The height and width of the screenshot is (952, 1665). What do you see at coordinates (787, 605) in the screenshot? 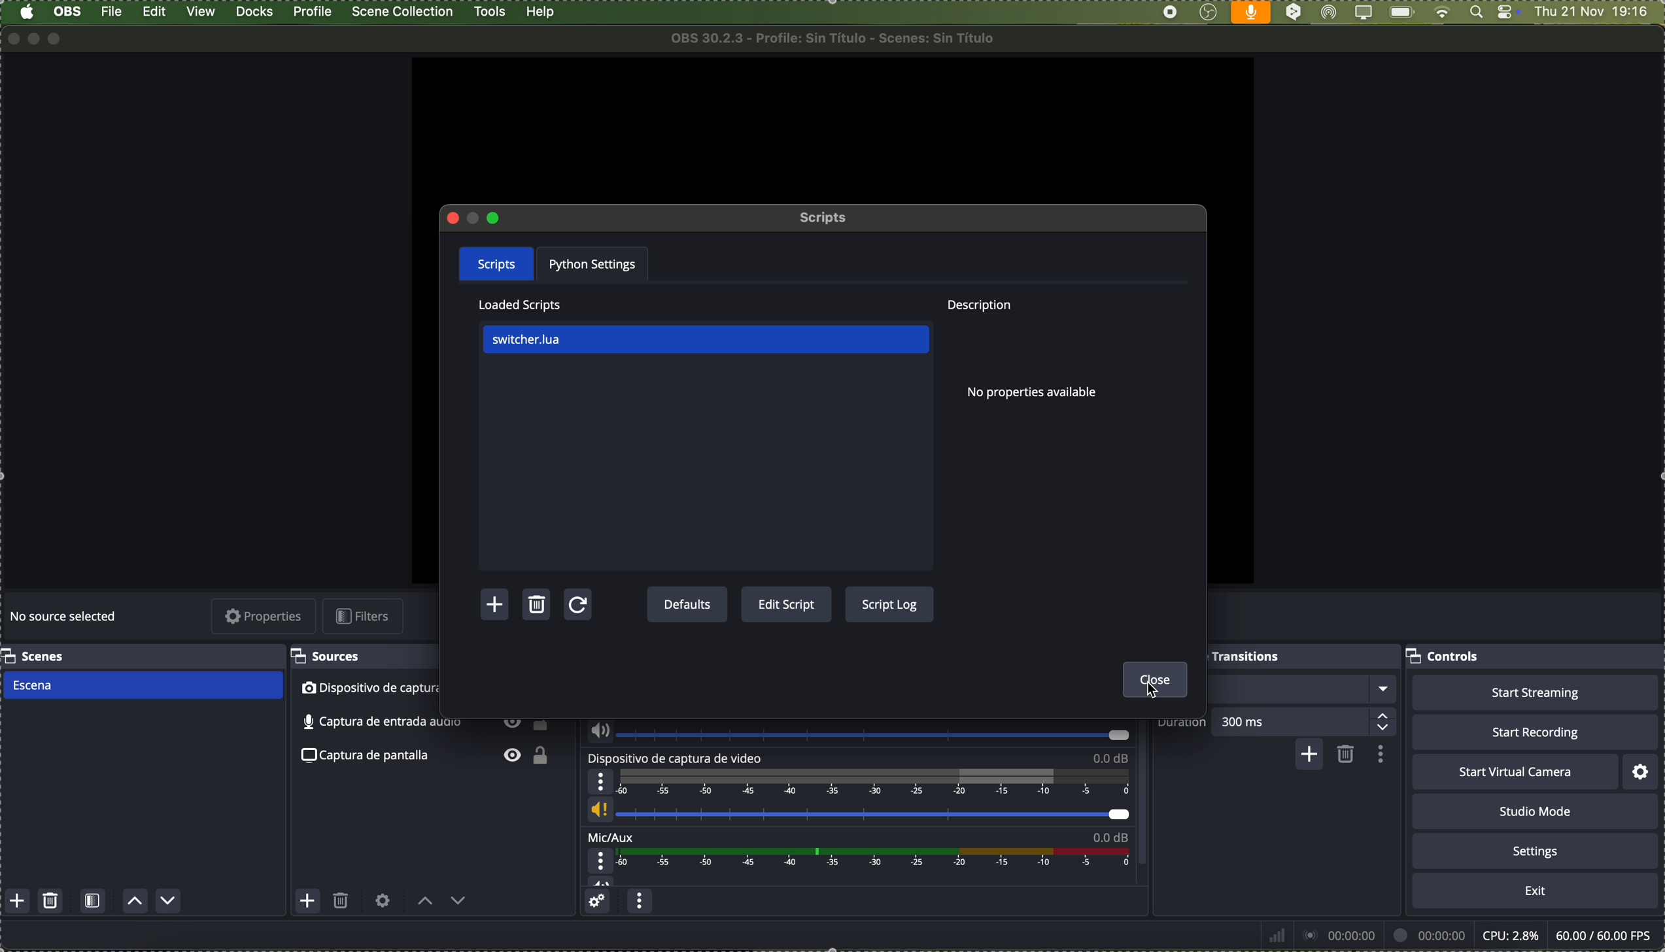
I see `edit script button` at bounding box center [787, 605].